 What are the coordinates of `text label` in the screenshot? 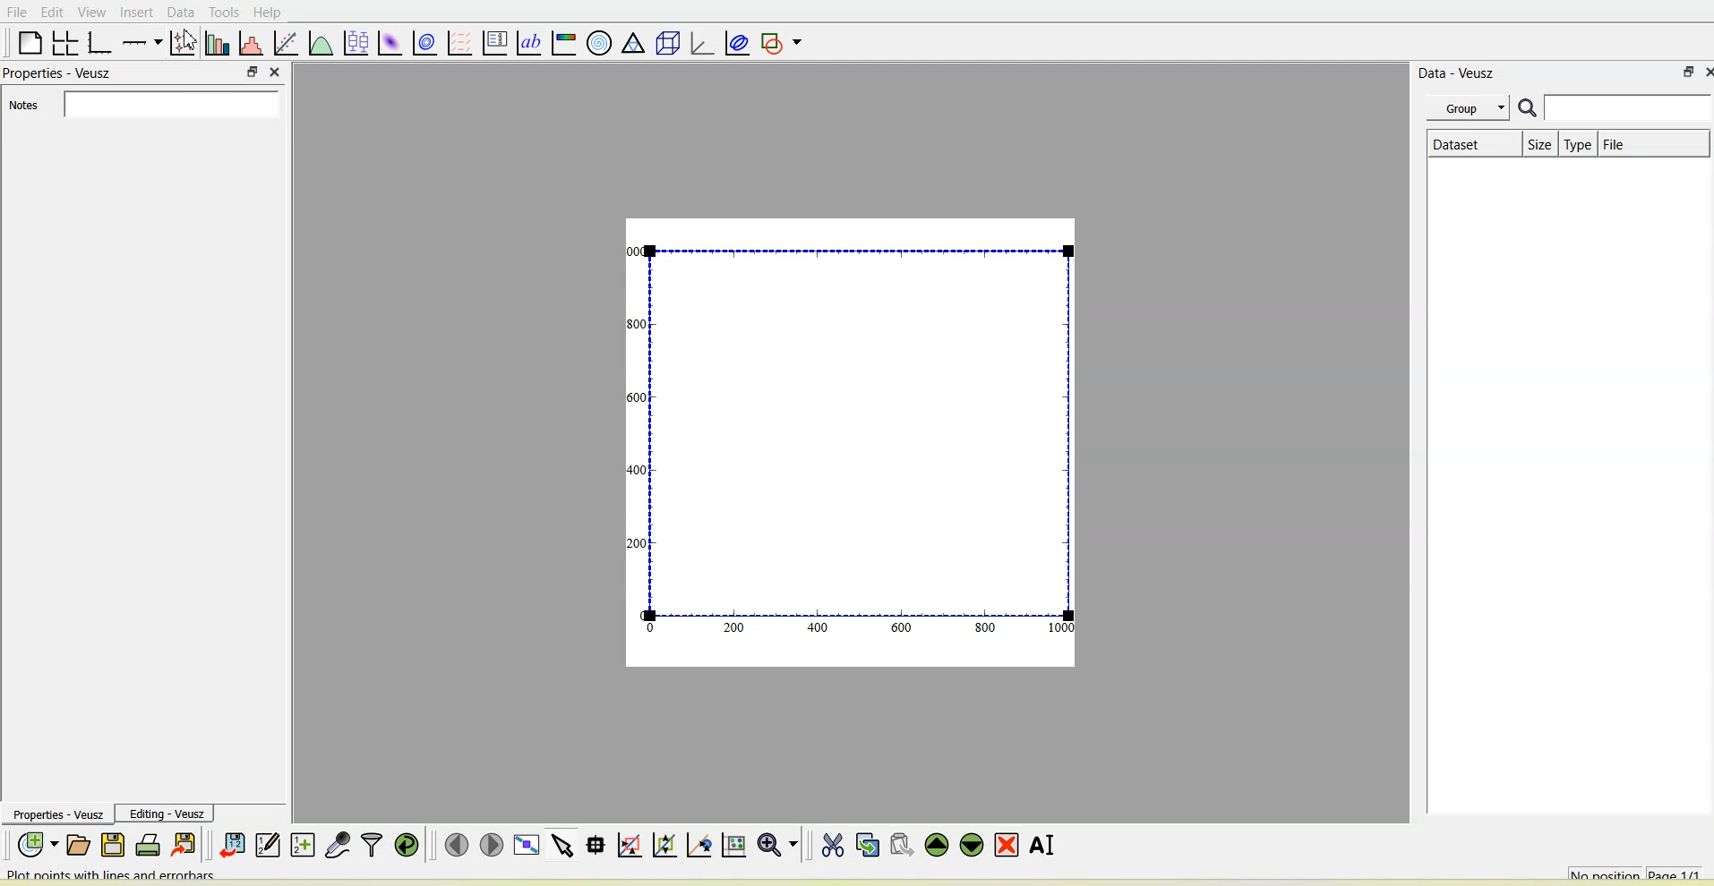 It's located at (528, 42).